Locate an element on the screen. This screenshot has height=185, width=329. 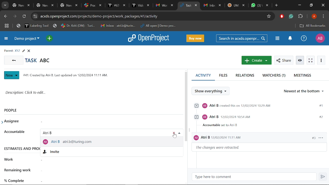
arrow head is located at coordinates (3, 122).